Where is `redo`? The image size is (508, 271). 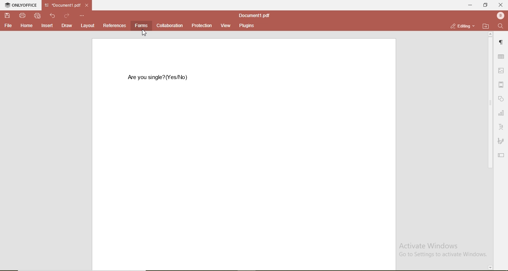 redo is located at coordinates (67, 16).